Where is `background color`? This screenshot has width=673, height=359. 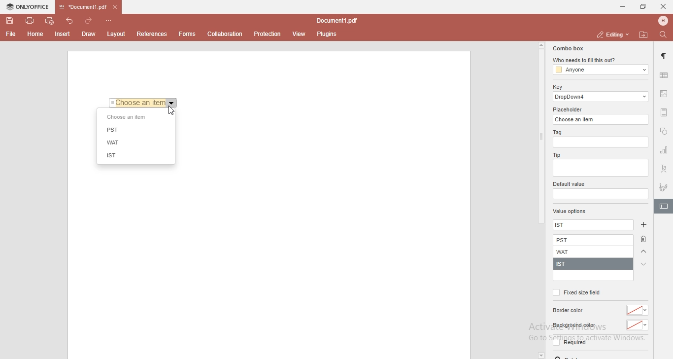 background color is located at coordinates (573, 325).